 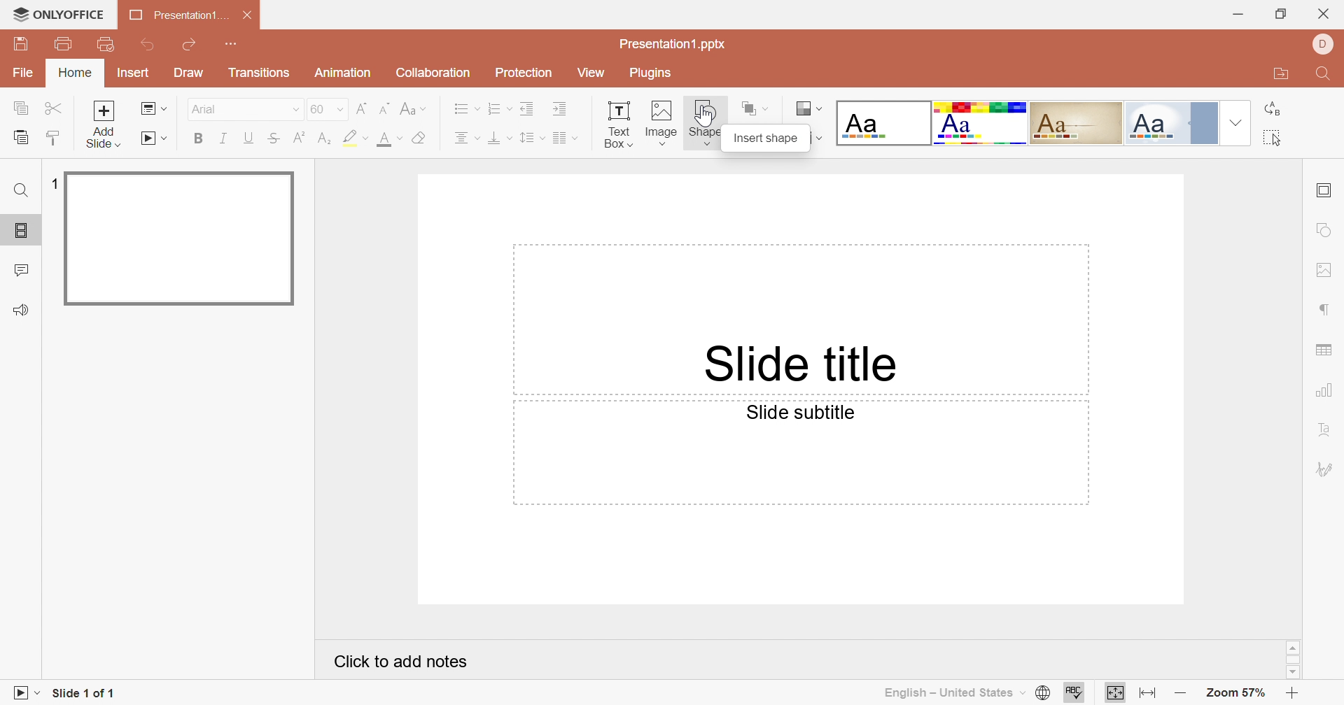 I want to click on Close, so click(x=1323, y=15).